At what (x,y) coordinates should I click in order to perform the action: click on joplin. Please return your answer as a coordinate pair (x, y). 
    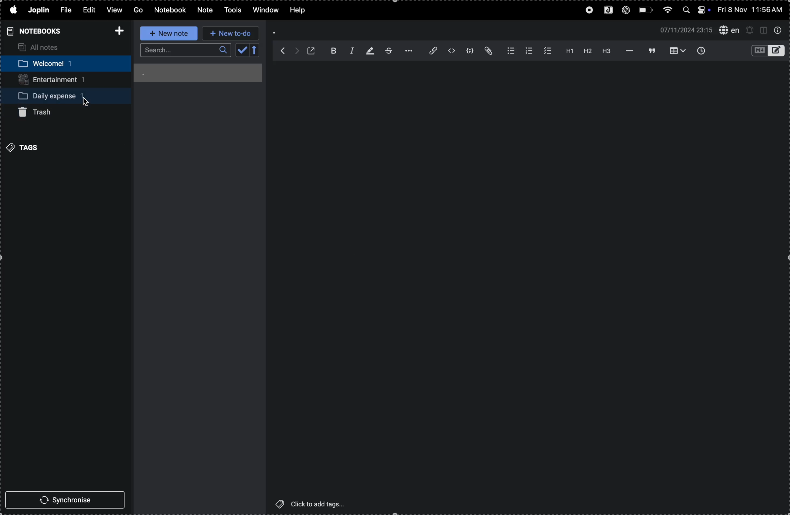
    Looking at the image, I should click on (40, 10).